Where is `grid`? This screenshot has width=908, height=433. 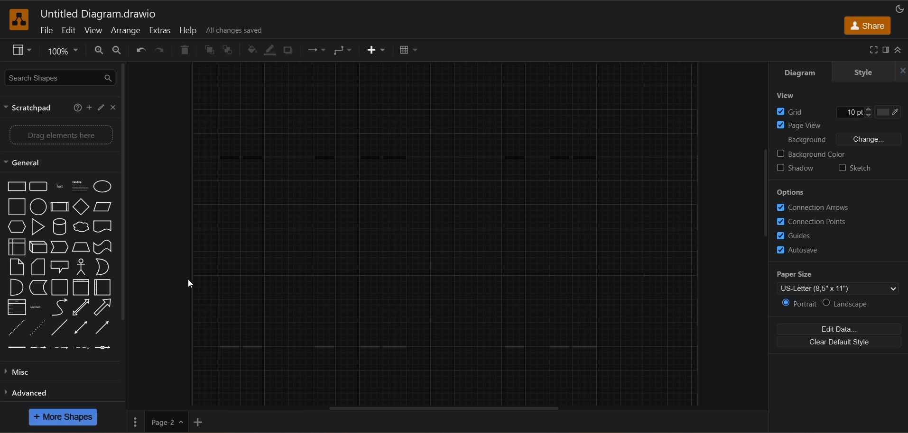 grid is located at coordinates (794, 111).